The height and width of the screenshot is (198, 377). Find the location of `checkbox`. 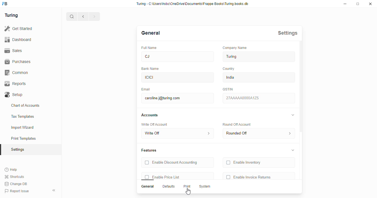

checkbox is located at coordinates (229, 163).